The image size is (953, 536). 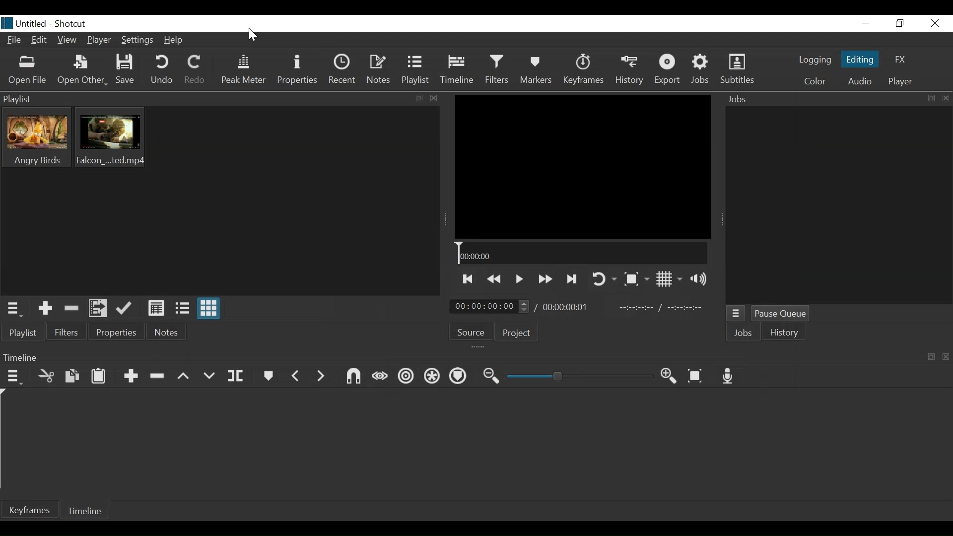 I want to click on Split at playhead, so click(x=236, y=376).